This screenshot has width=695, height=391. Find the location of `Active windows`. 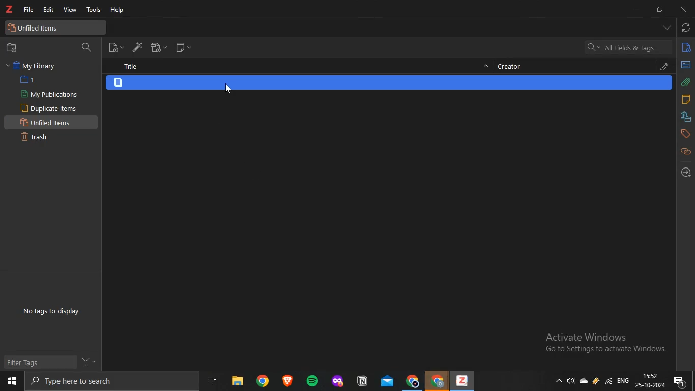

Active windows is located at coordinates (601, 343).